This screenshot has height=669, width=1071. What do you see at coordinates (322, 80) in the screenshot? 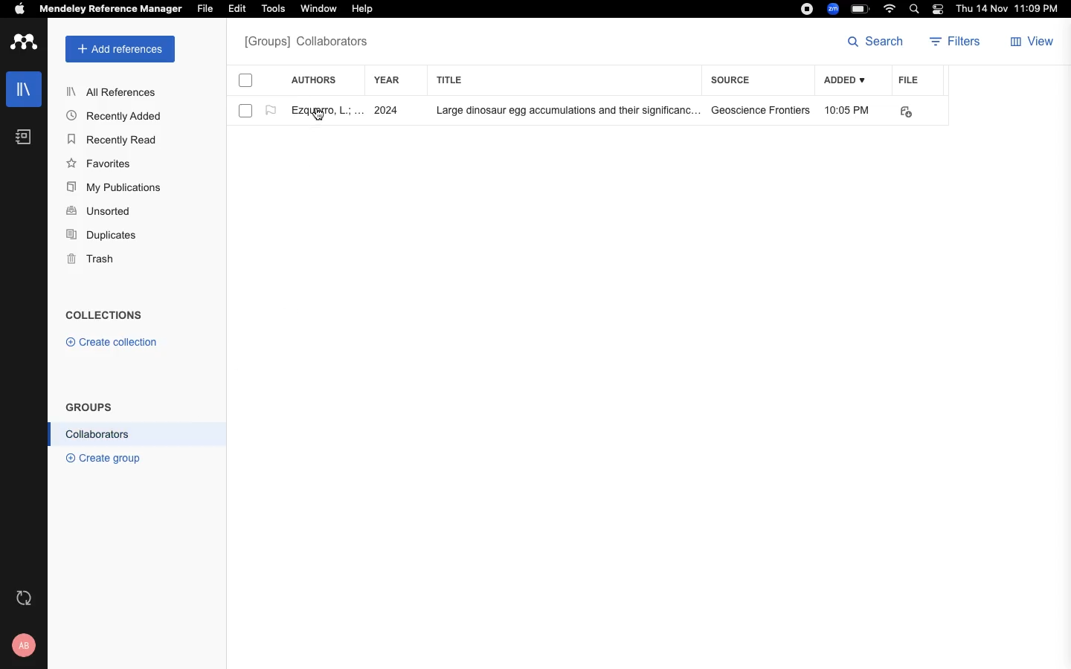
I see `authors` at bounding box center [322, 80].